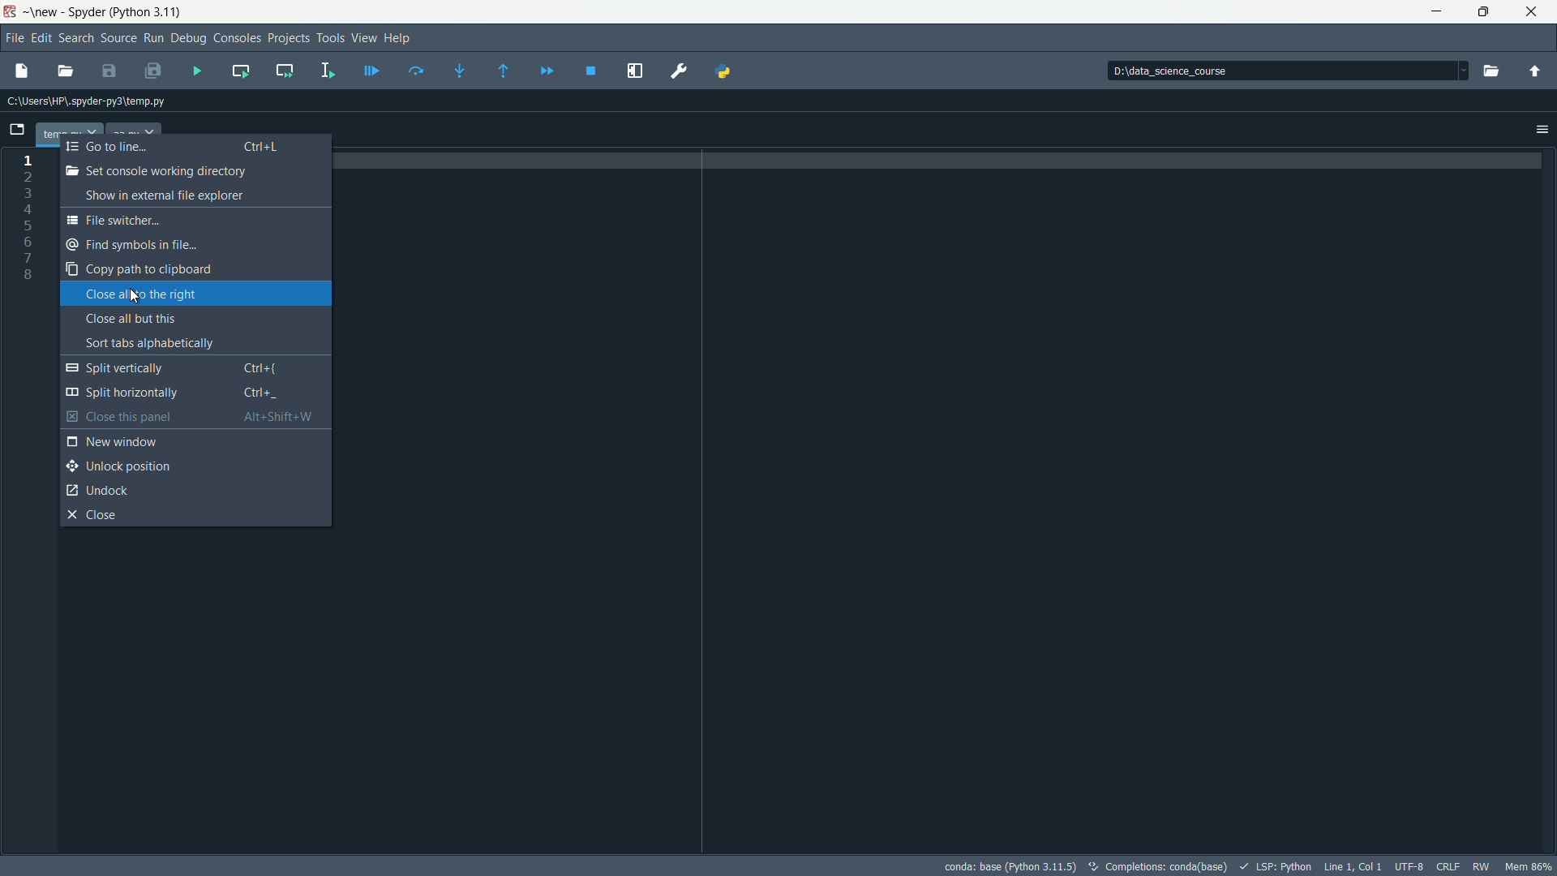  Describe the element at coordinates (19, 72) in the screenshot. I see `new file` at that location.